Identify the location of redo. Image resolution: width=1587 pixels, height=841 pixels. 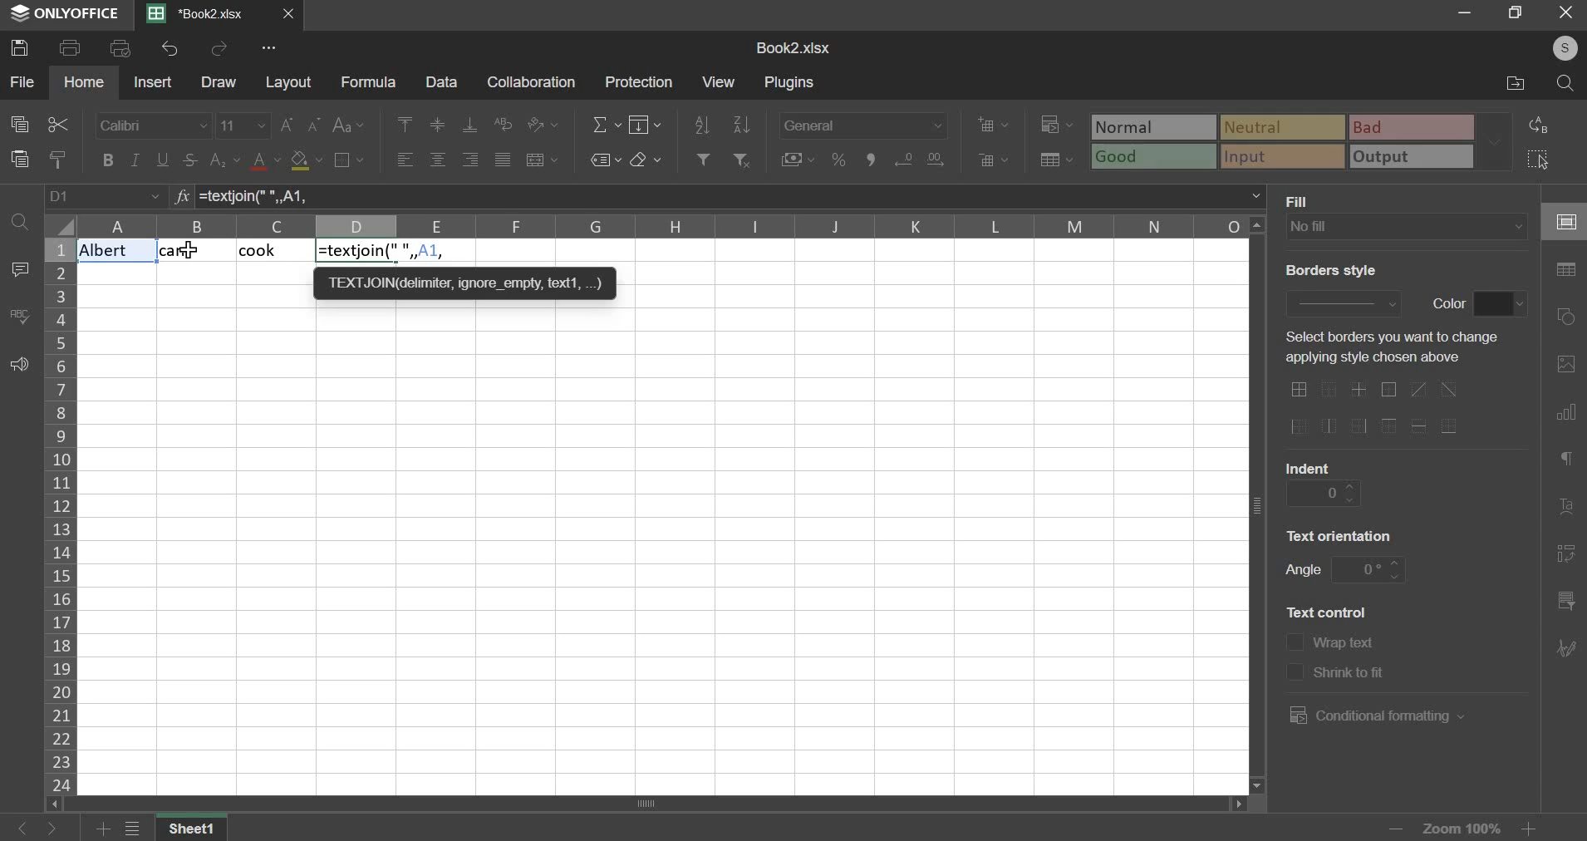
(221, 49).